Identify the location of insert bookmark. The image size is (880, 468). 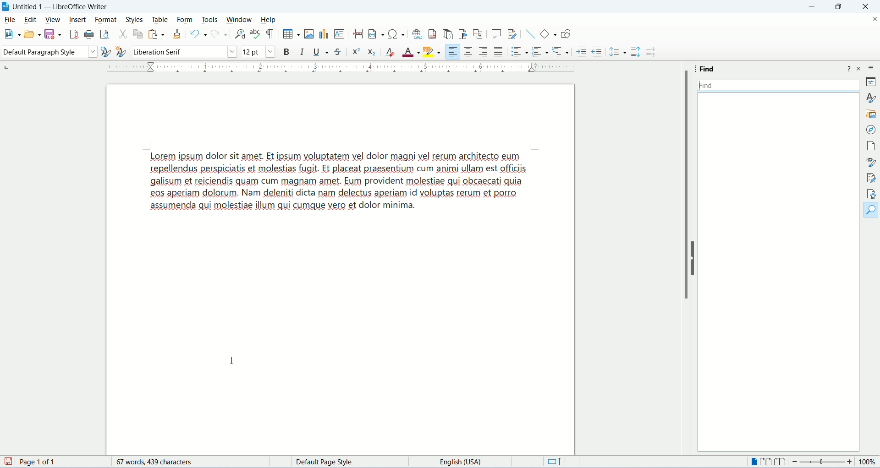
(462, 35).